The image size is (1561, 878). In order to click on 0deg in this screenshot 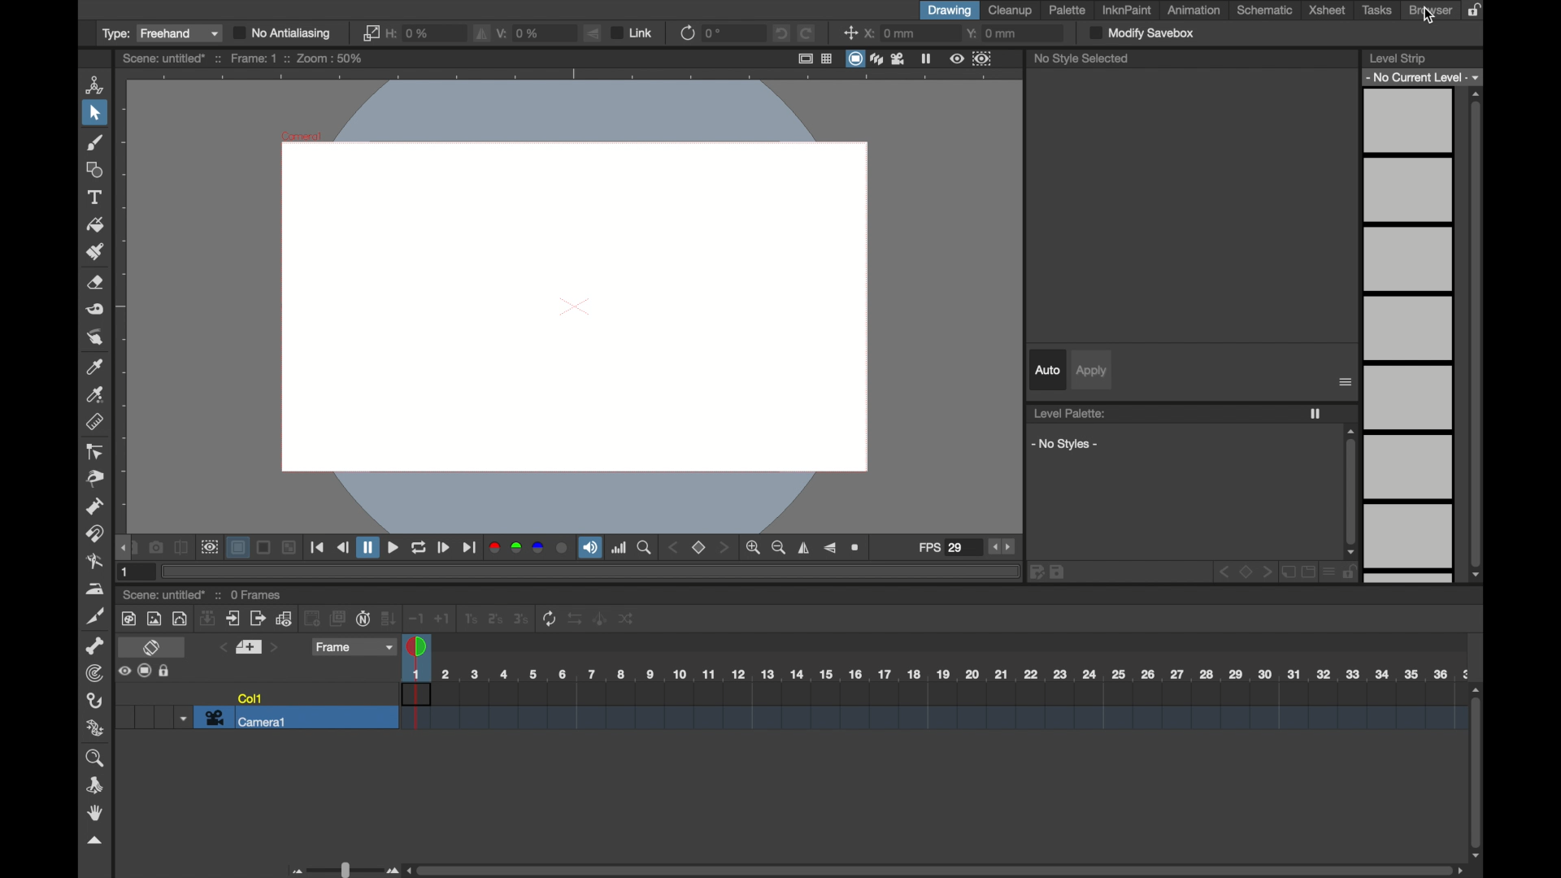, I will do `click(715, 34)`.